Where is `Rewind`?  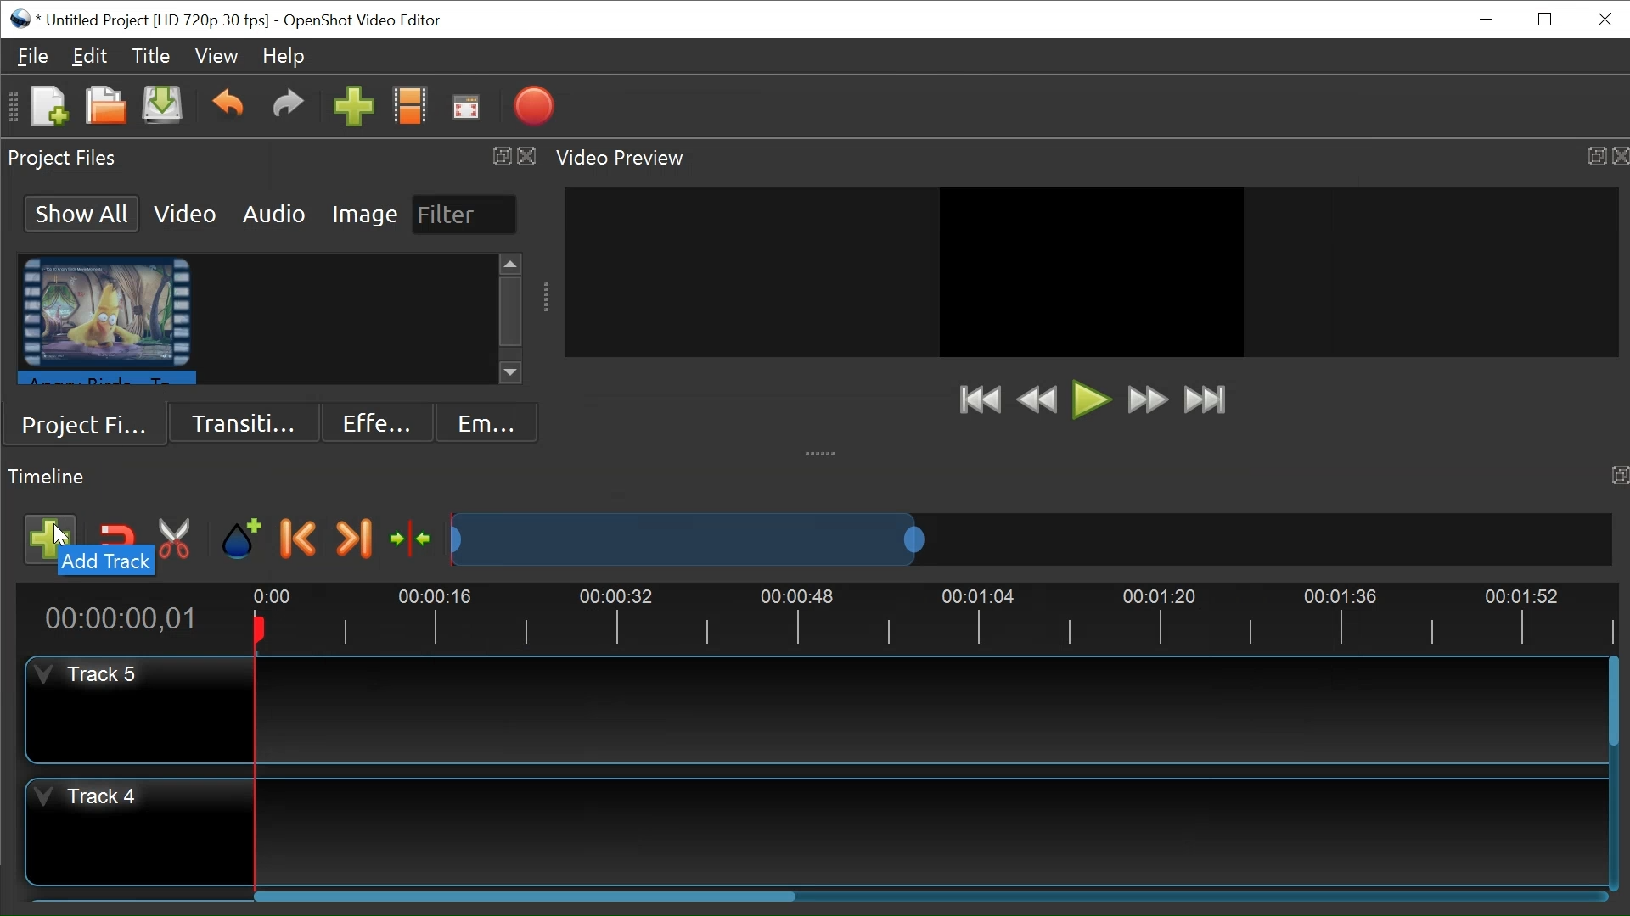 Rewind is located at coordinates (1036, 400).